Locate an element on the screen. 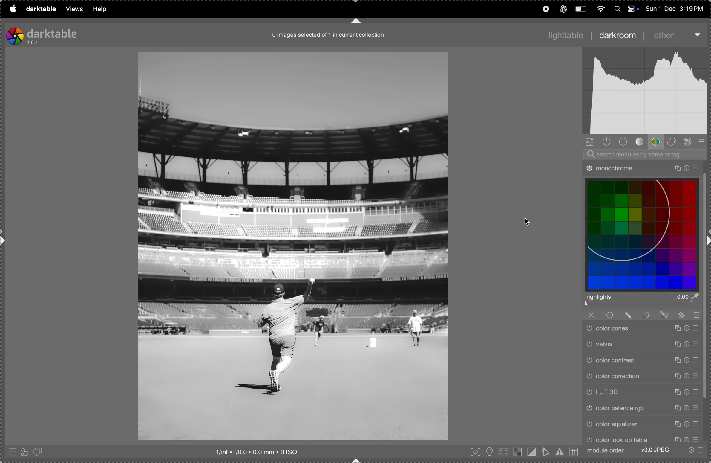 The image size is (711, 463). darkroom is located at coordinates (617, 35).